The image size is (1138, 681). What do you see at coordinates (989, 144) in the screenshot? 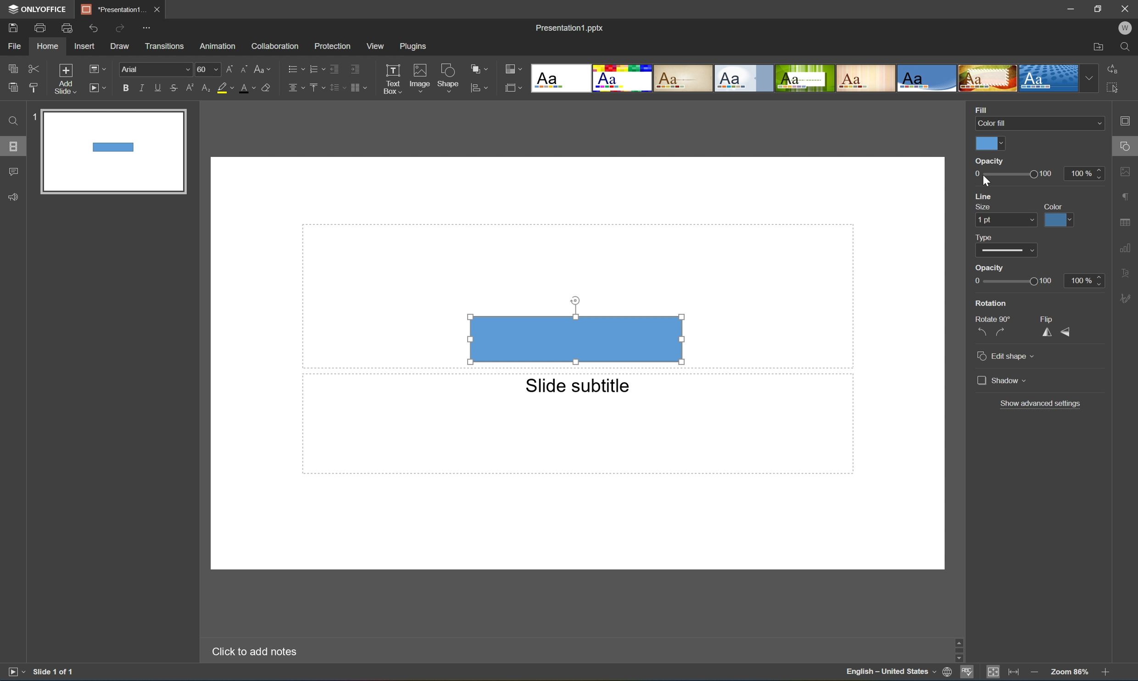
I see `Color` at bounding box center [989, 144].